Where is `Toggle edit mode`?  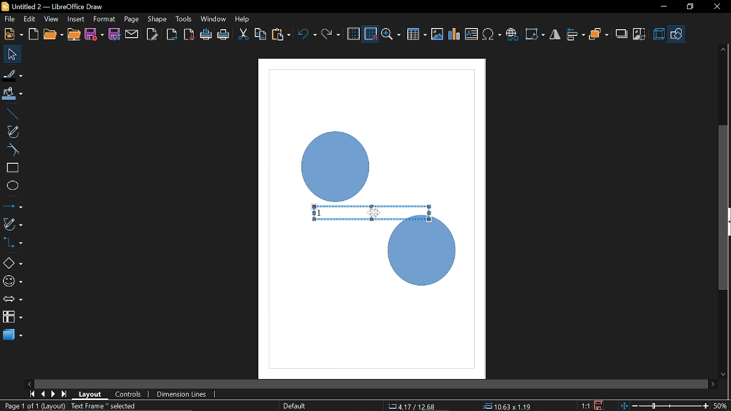 Toggle edit mode is located at coordinates (153, 34).